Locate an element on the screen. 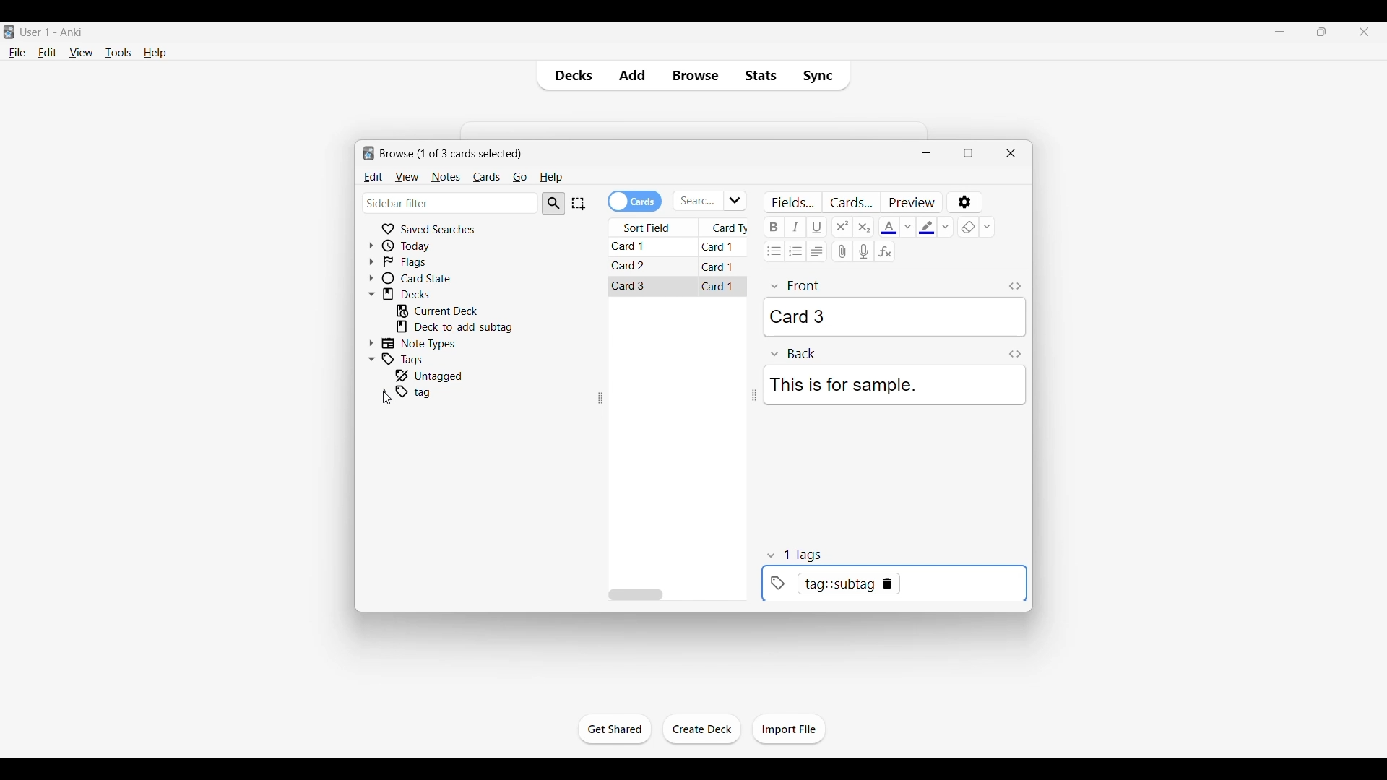 The image size is (1387, 780). Customize card templates is located at coordinates (850, 202).